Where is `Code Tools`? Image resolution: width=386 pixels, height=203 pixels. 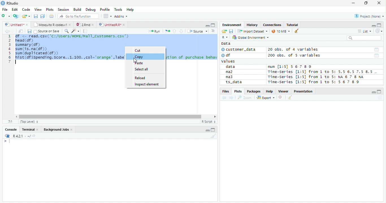
Code Tools is located at coordinates (75, 31).